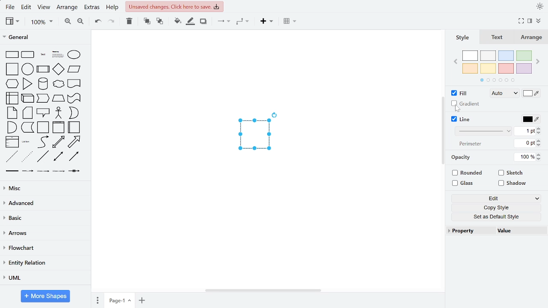 This screenshot has height=308, width=548. Describe the element at coordinates (11, 127) in the screenshot. I see `general shapes` at that location.